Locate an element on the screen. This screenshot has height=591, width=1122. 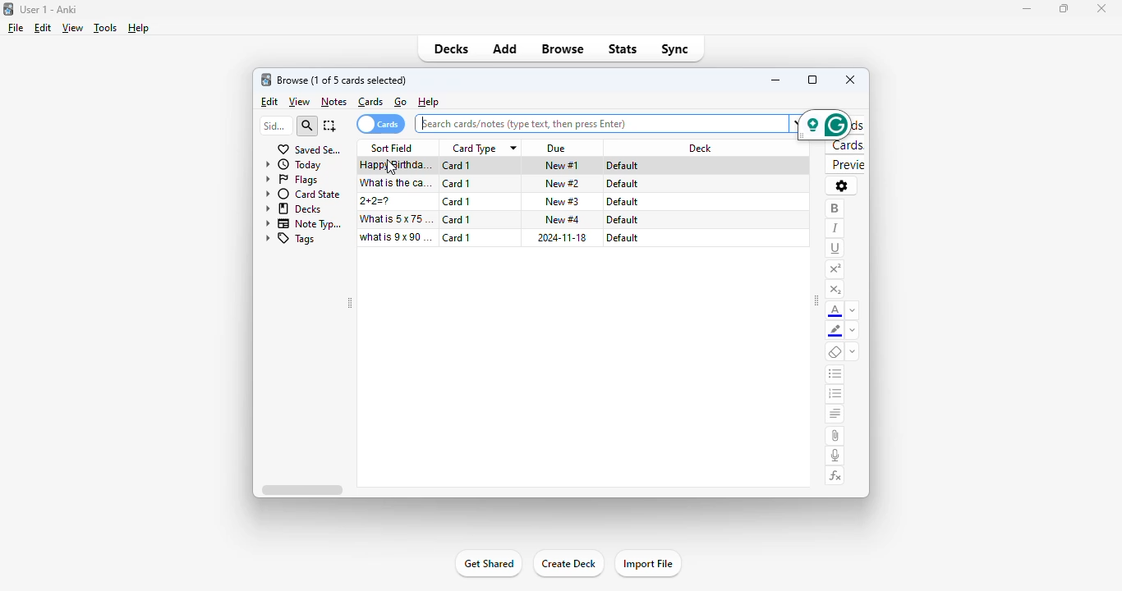
options is located at coordinates (841, 186).